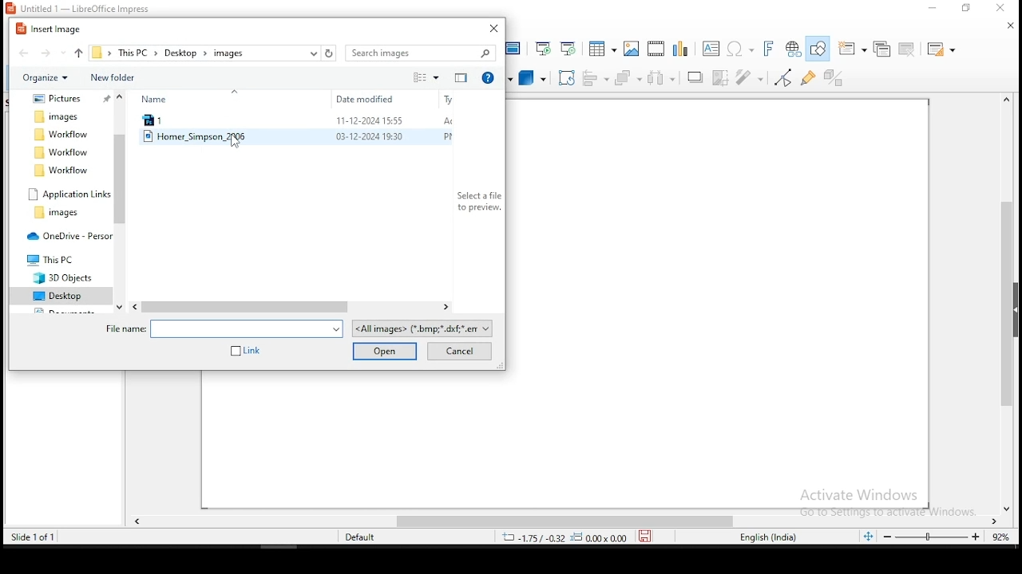 The width and height of the screenshot is (1022, 574). I want to click on back, so click(24, 53).